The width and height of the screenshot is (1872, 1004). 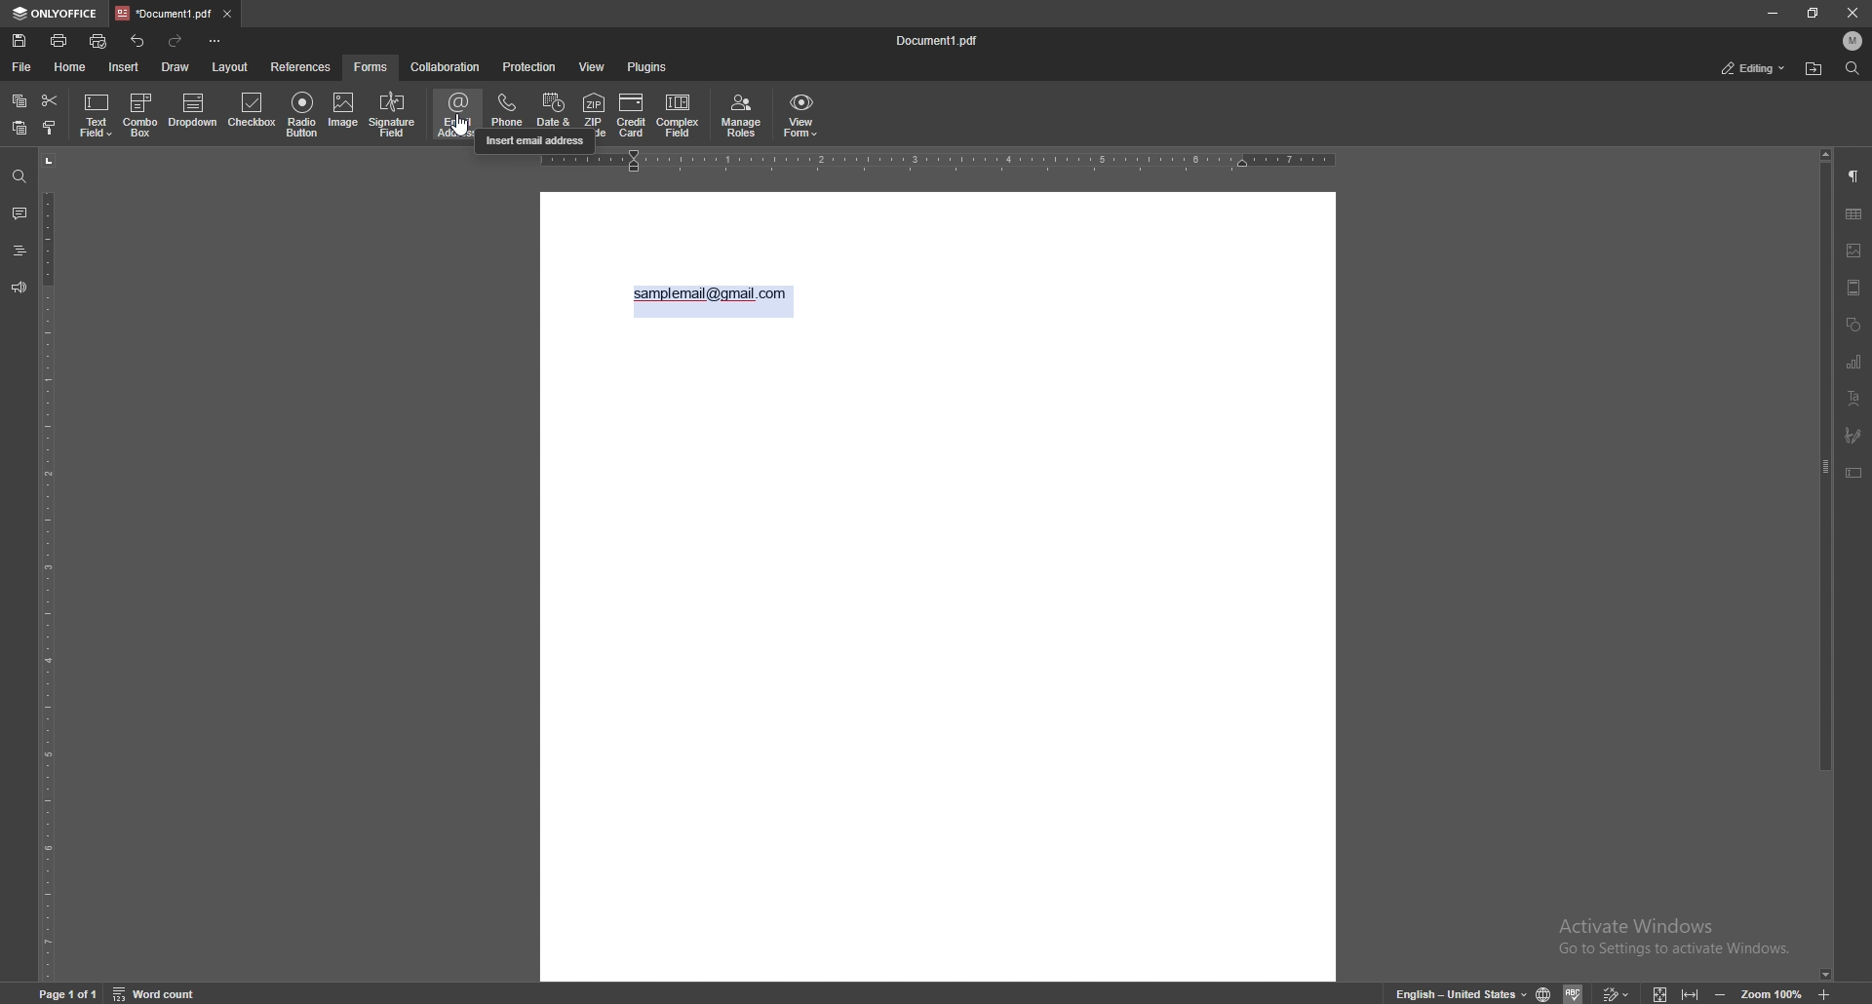 What do you see at coordinates (175, 66) in the screenshot?
I see `draw` at bounding box center [175, 66].